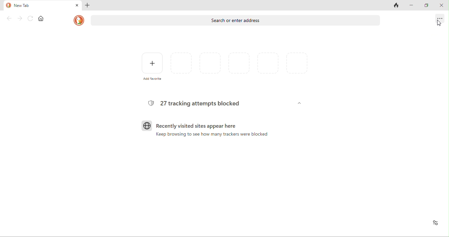  I want to click on maximize, so click(426, 5).